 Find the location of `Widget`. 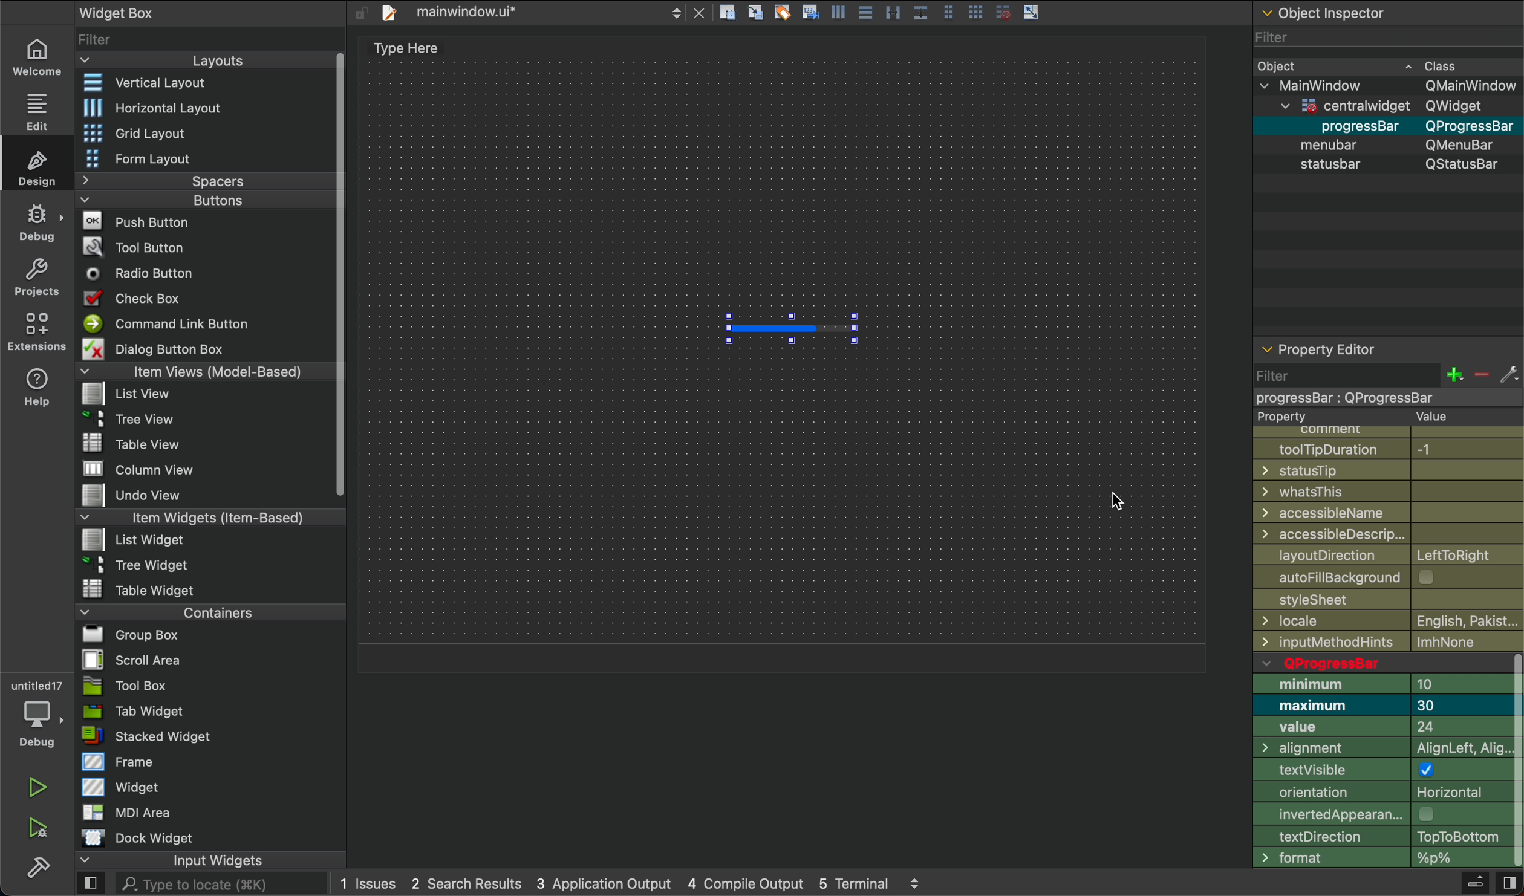

Widget is located at coordinates (123, 786).